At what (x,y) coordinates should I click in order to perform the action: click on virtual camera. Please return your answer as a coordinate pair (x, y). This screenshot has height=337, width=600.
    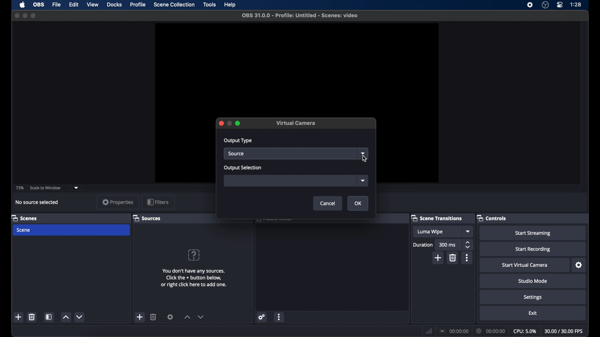
    Looking at the image, I should click on (296, 123).